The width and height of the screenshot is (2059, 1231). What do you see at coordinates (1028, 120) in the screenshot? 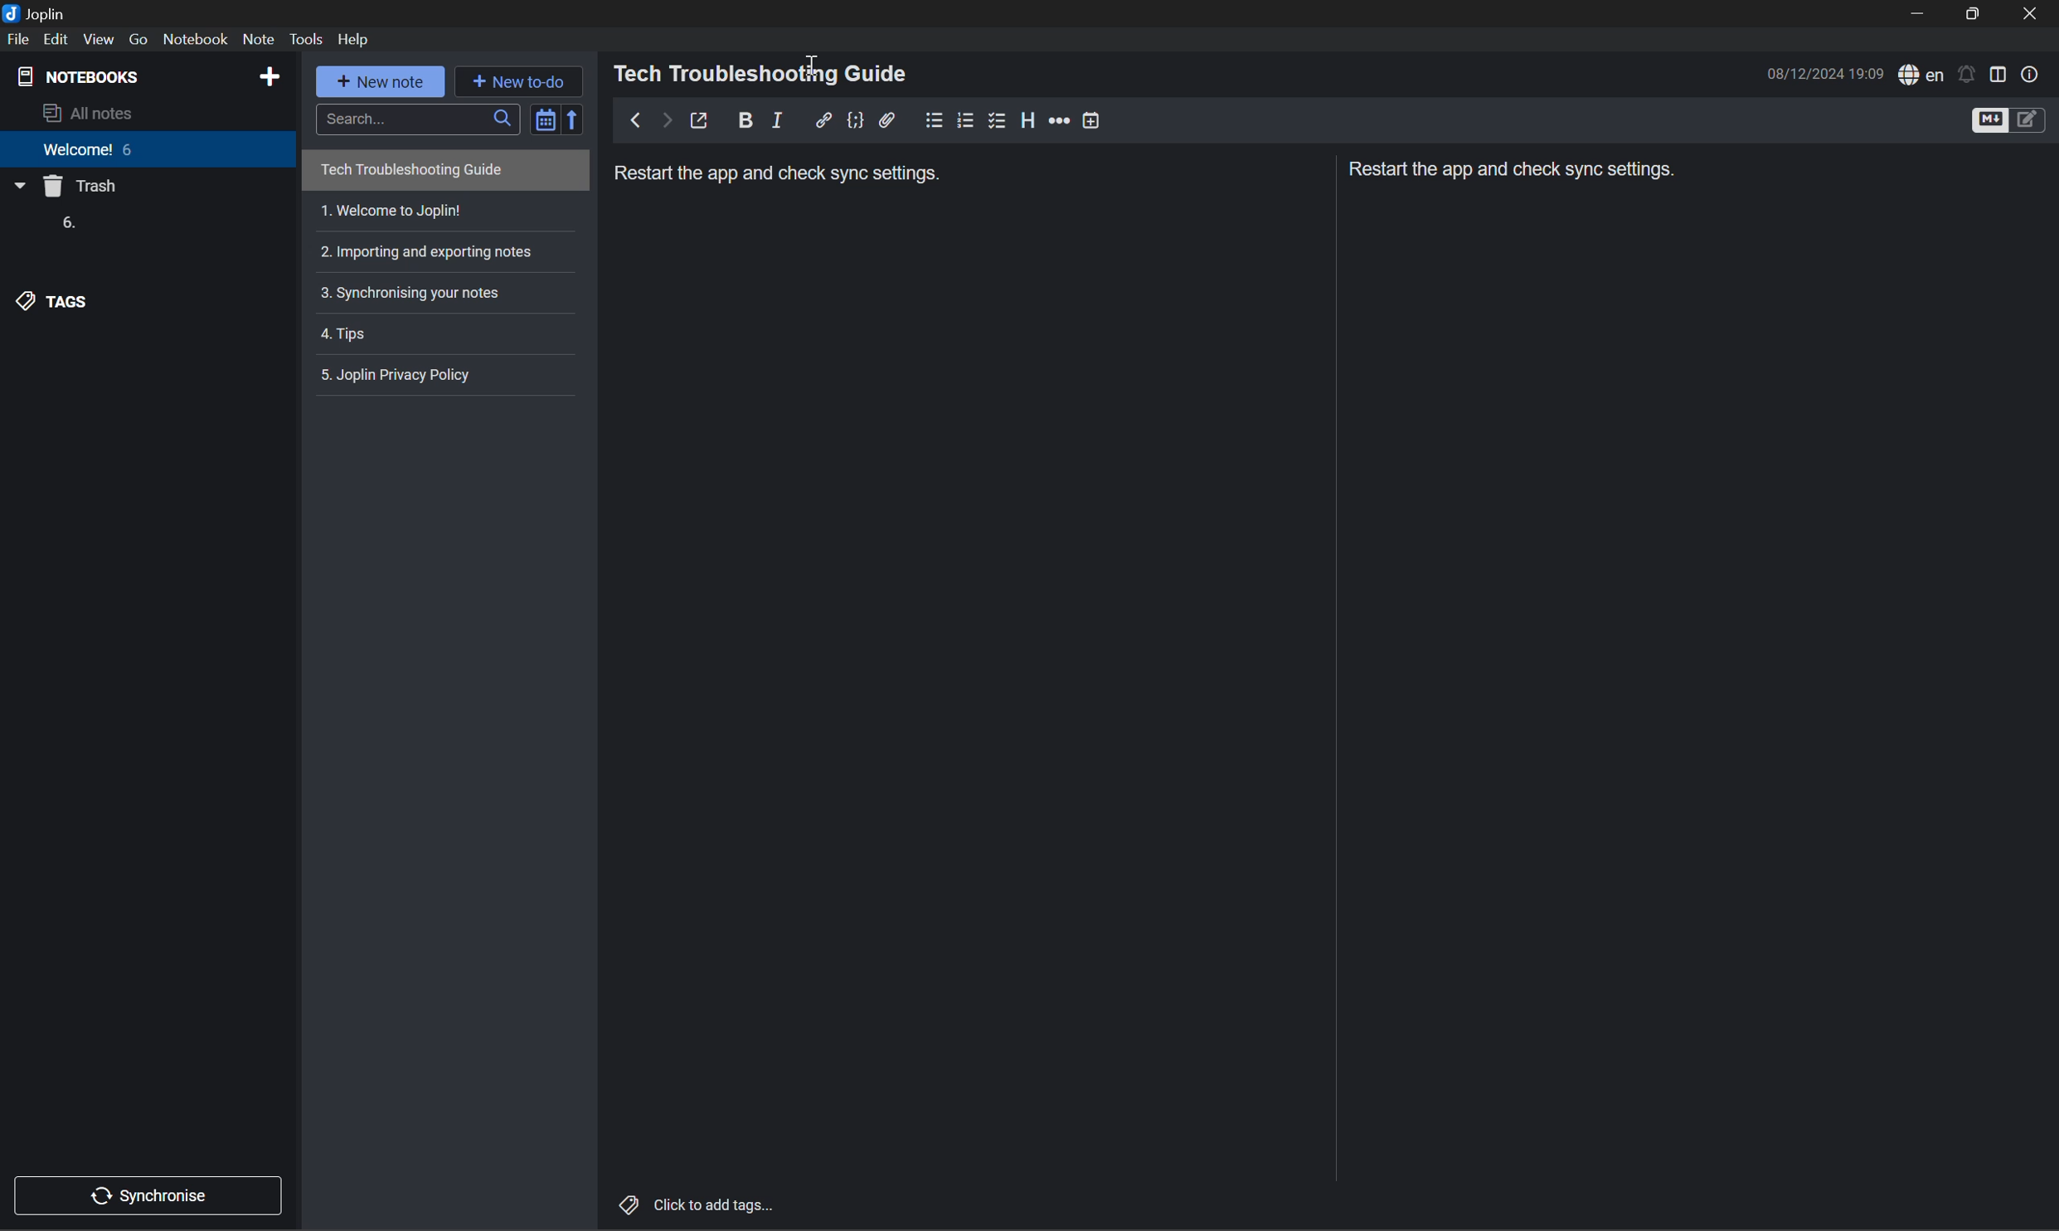
I see `Heading` at bounding box center [1028, 120].